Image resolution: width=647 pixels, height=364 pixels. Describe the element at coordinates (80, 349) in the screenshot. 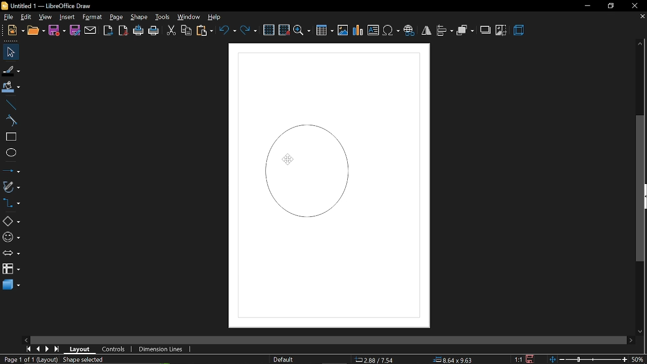

I see `layout` at that location.